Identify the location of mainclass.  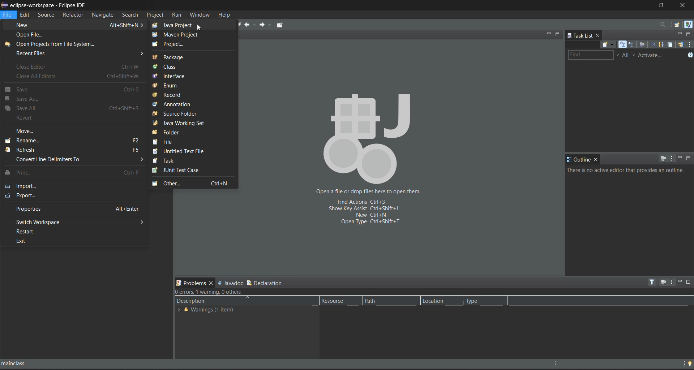
(22, 363).